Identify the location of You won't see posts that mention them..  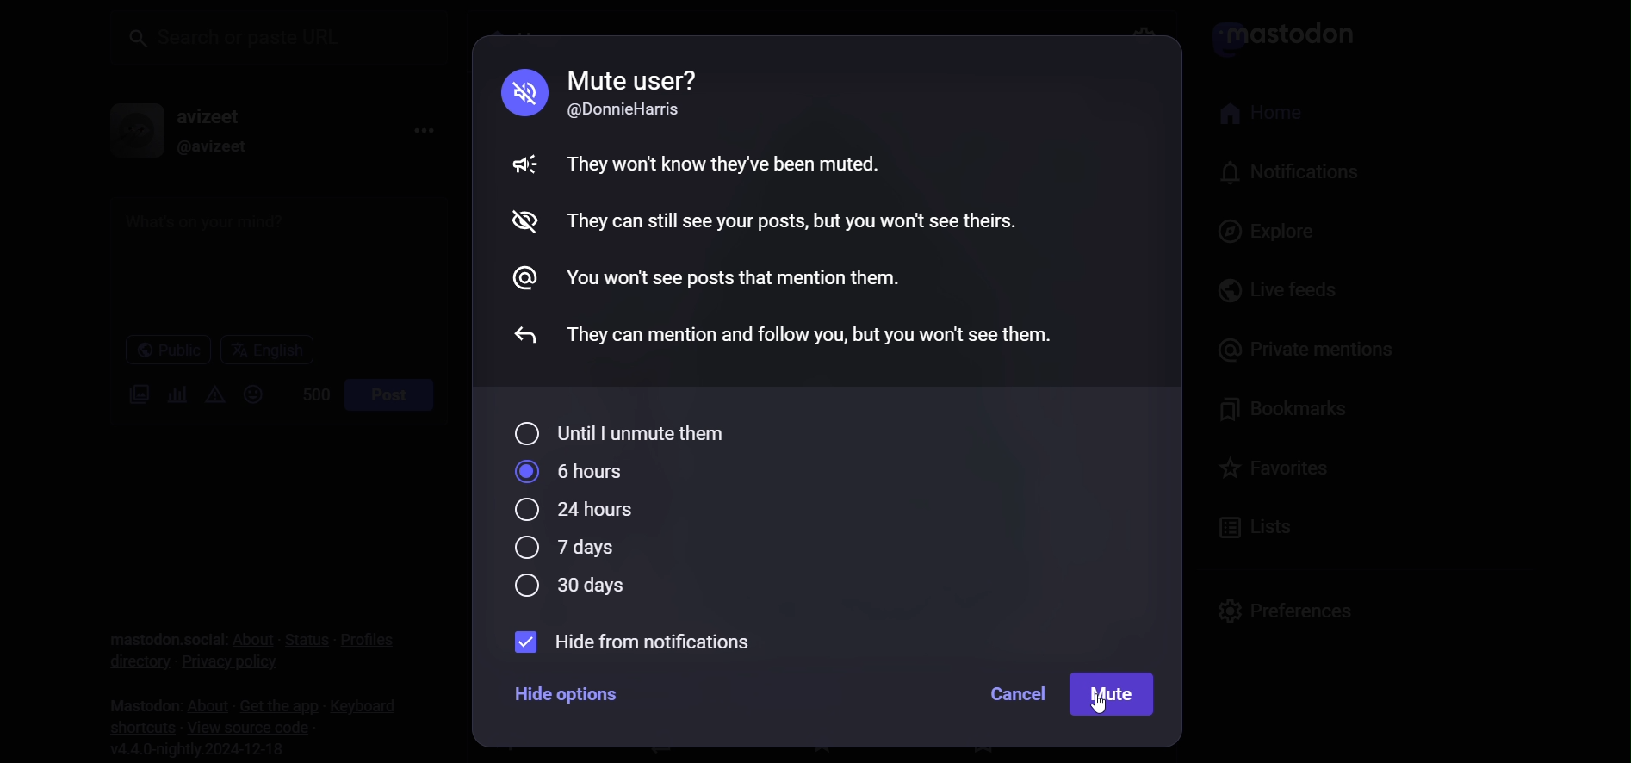
(735, 282).